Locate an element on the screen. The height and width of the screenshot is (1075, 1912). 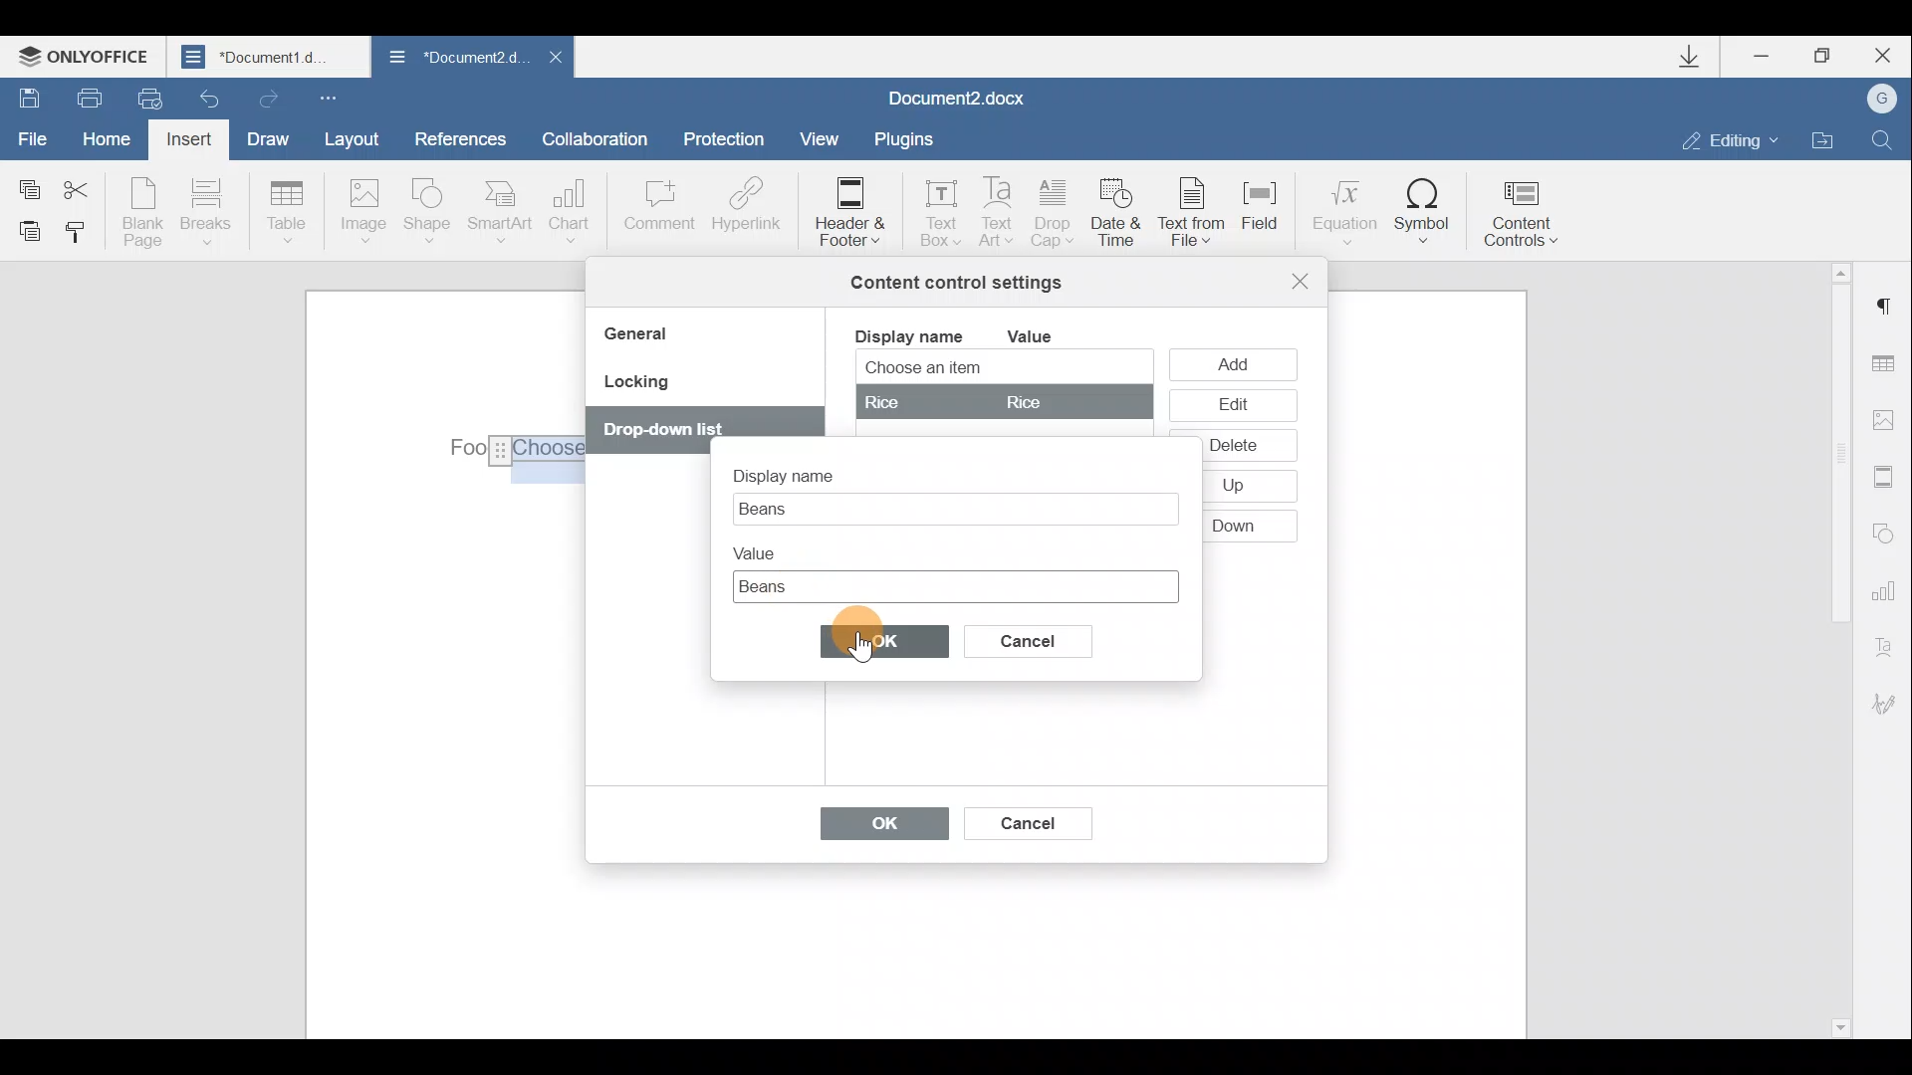
 is located at coordinates (1237, 526).